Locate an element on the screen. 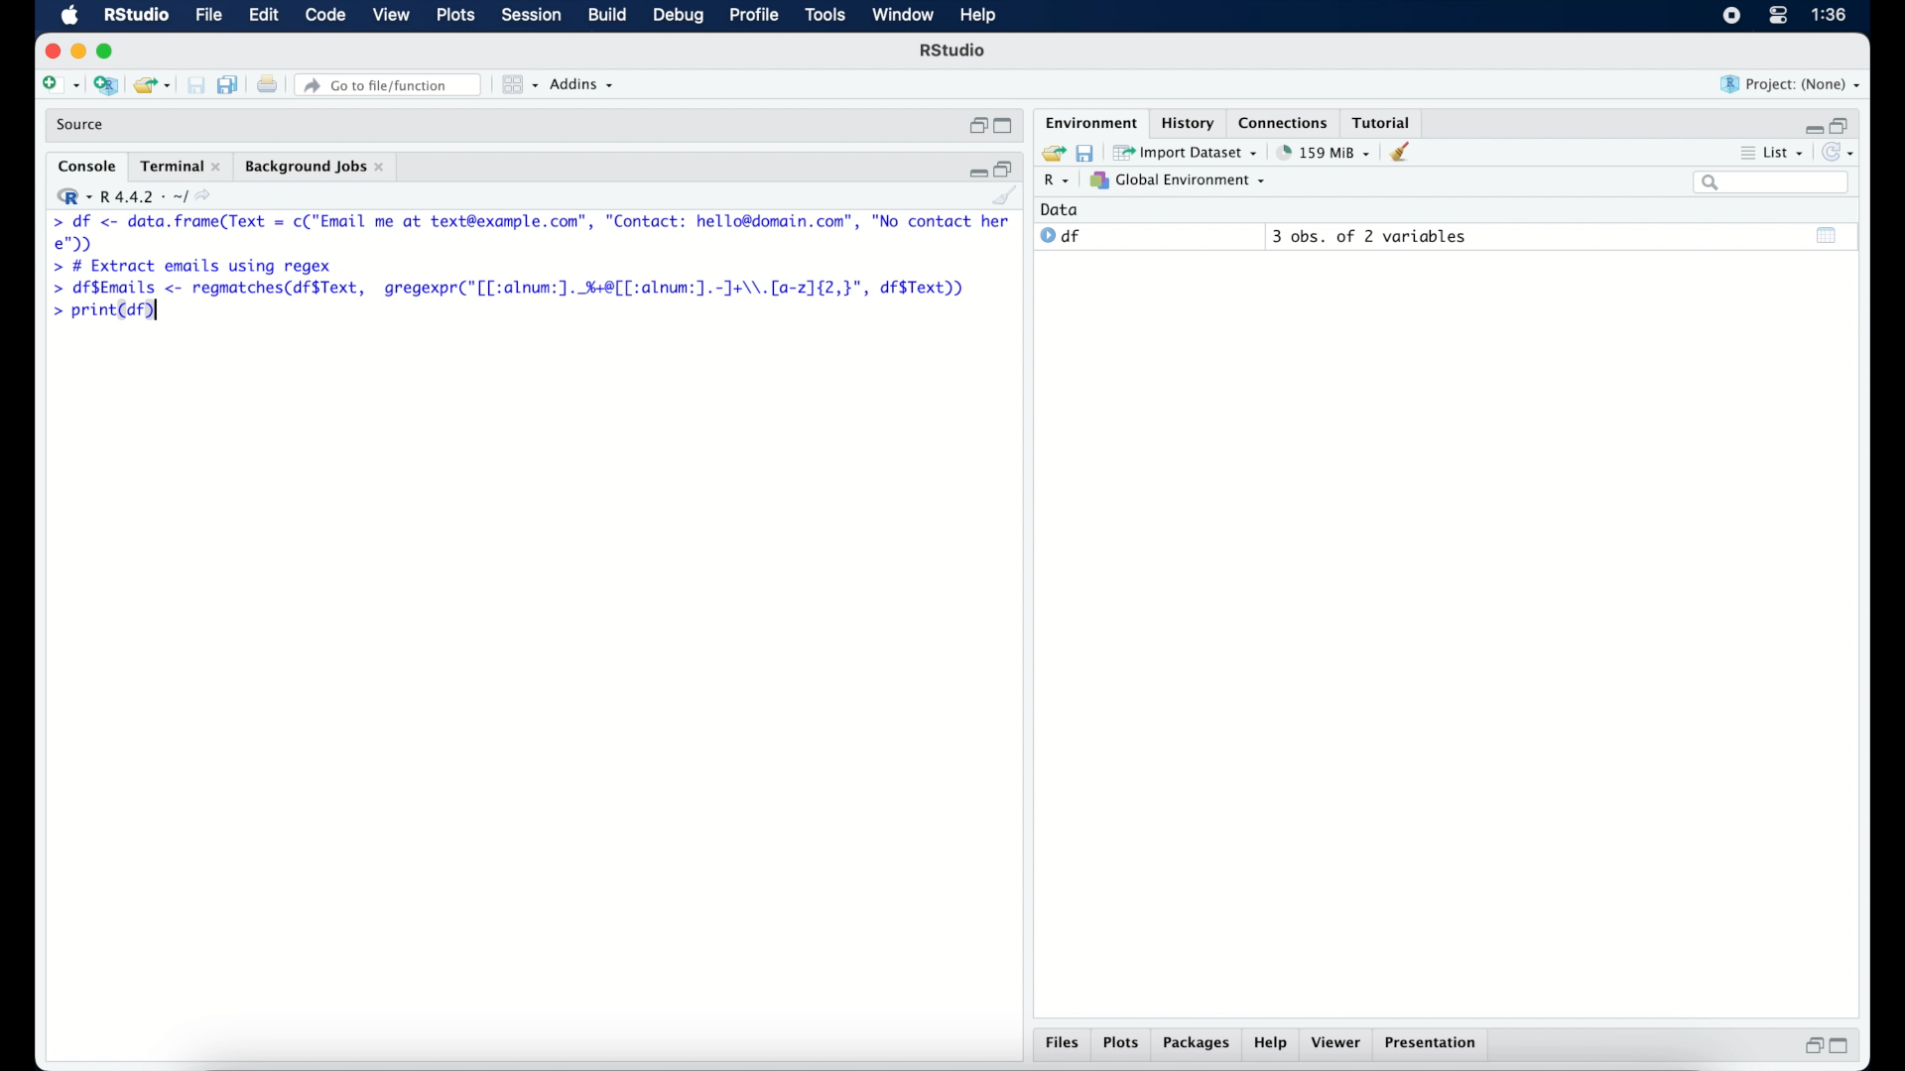  files is located at coordinates (1060, 1042).